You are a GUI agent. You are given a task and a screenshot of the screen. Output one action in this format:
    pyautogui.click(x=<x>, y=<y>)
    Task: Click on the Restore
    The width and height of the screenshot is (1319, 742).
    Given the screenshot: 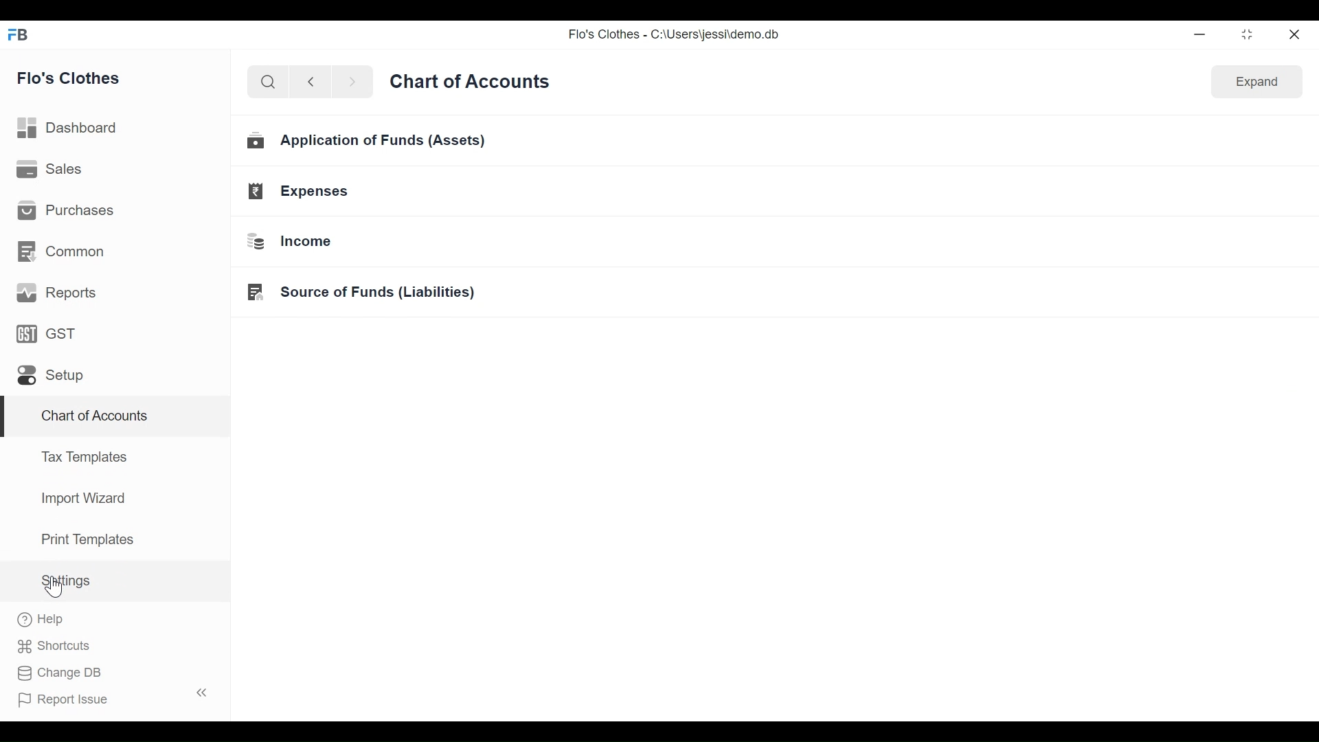 What is the action you would take?
    pyautogui.click(x=1246, y=34)
    